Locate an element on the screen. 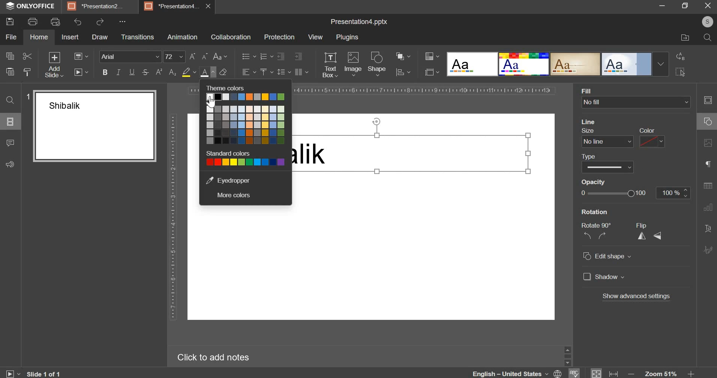 The width and height of the screenshot is (717, 378). strikethrough is located at coordinates (144, 72).